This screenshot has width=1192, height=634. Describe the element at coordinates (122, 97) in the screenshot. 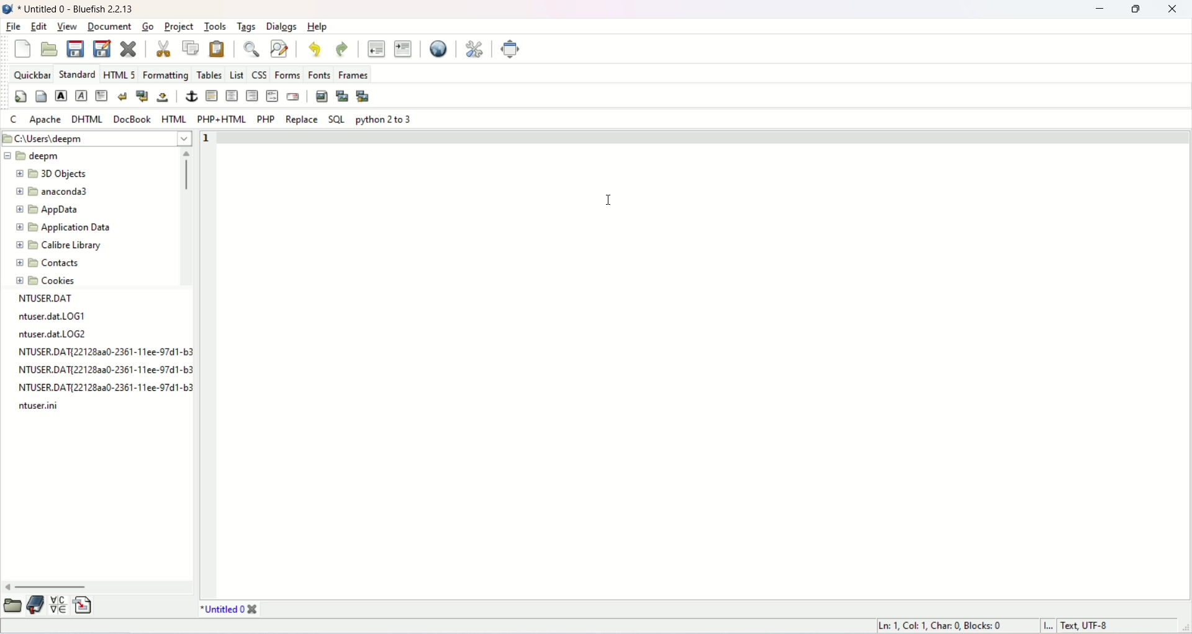

I see `break` at that location.